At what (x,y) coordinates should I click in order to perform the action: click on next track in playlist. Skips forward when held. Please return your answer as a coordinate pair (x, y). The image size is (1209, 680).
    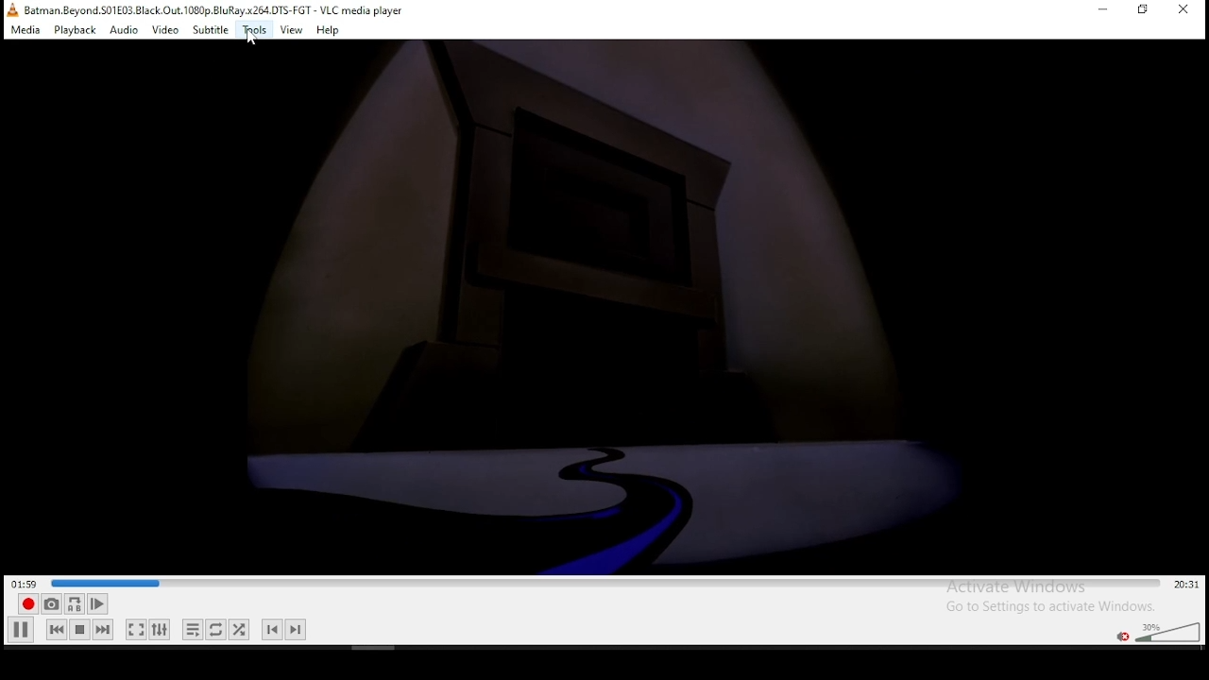
    Looking at the image, I should click on (102, 629).